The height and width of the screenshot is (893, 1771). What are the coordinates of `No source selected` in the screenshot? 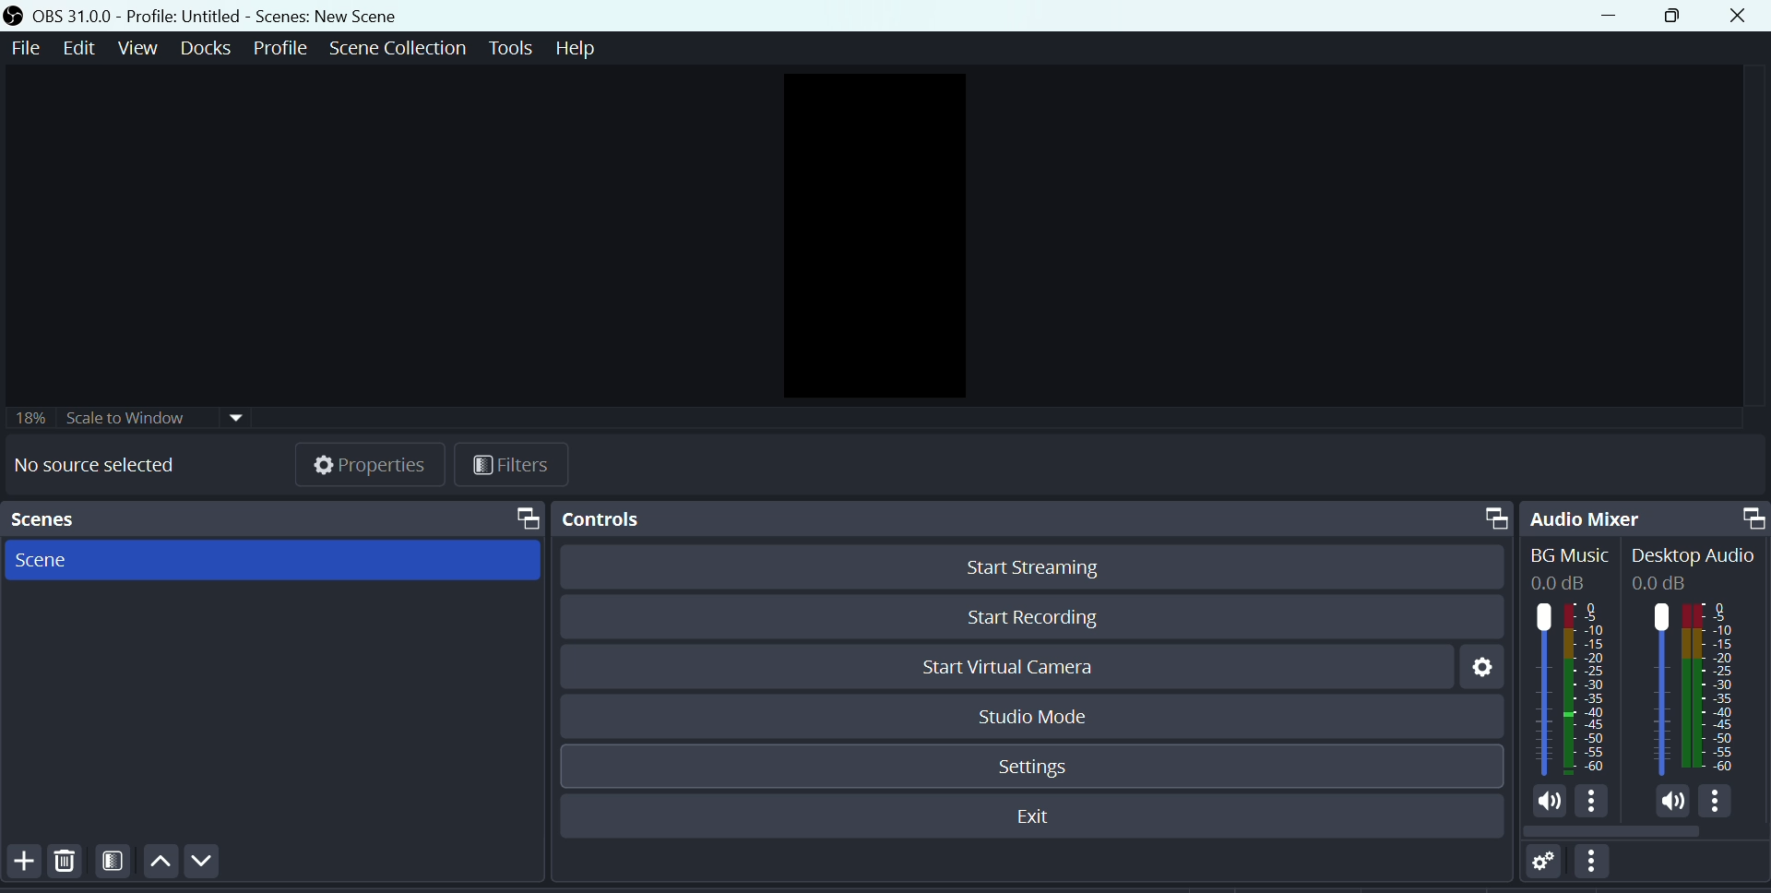 It's located at (90, 466).